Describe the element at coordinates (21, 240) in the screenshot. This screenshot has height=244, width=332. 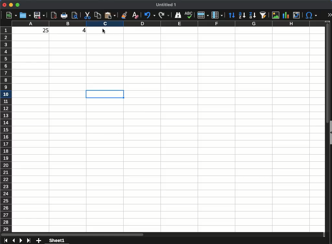
I see `next sheet` at that location.